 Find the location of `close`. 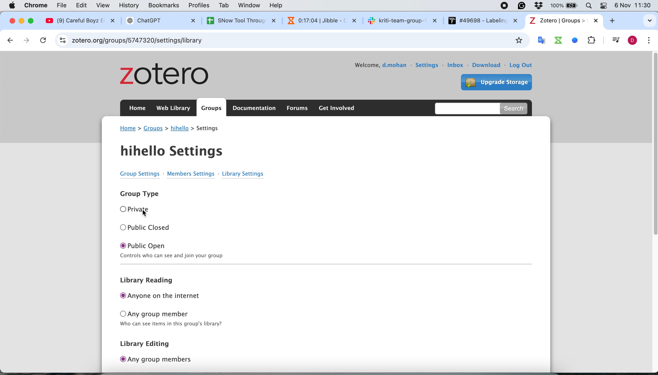

close is located at coordinates (11, 21).